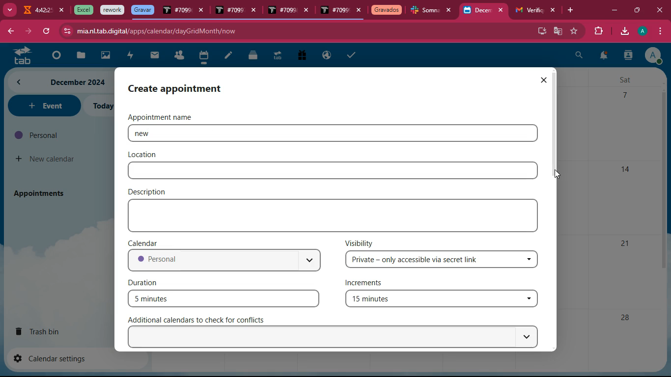  Describe the element at coordinates (43, 106) in the screenshot. I see `event` at that location.